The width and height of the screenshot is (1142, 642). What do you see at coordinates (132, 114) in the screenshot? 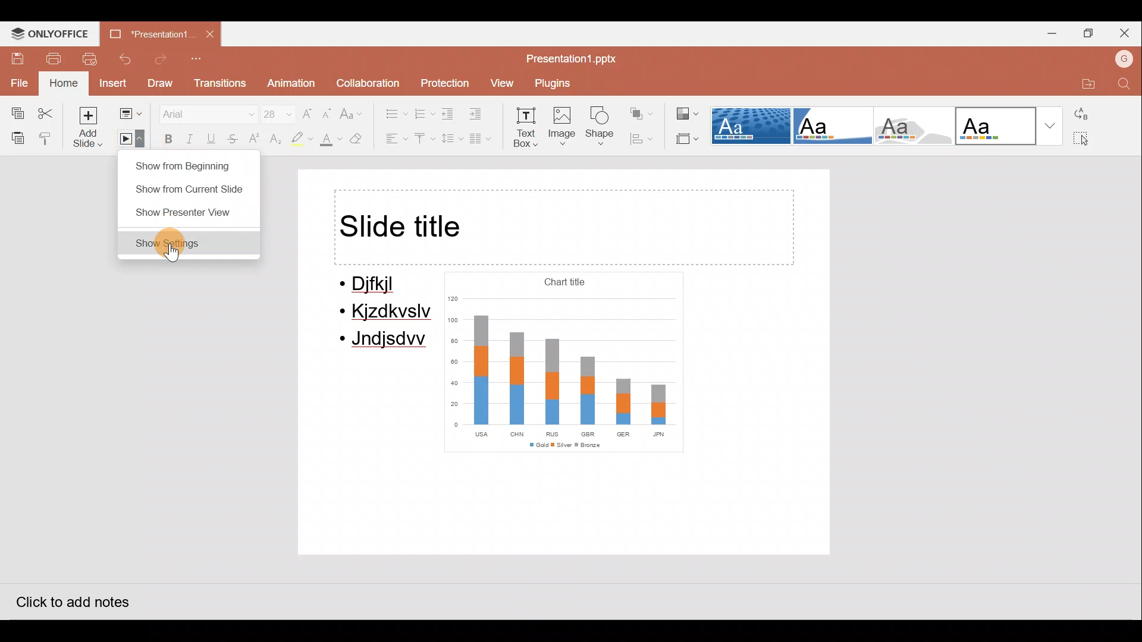
I see `Change slide layout` at bounding box center [132, 114].